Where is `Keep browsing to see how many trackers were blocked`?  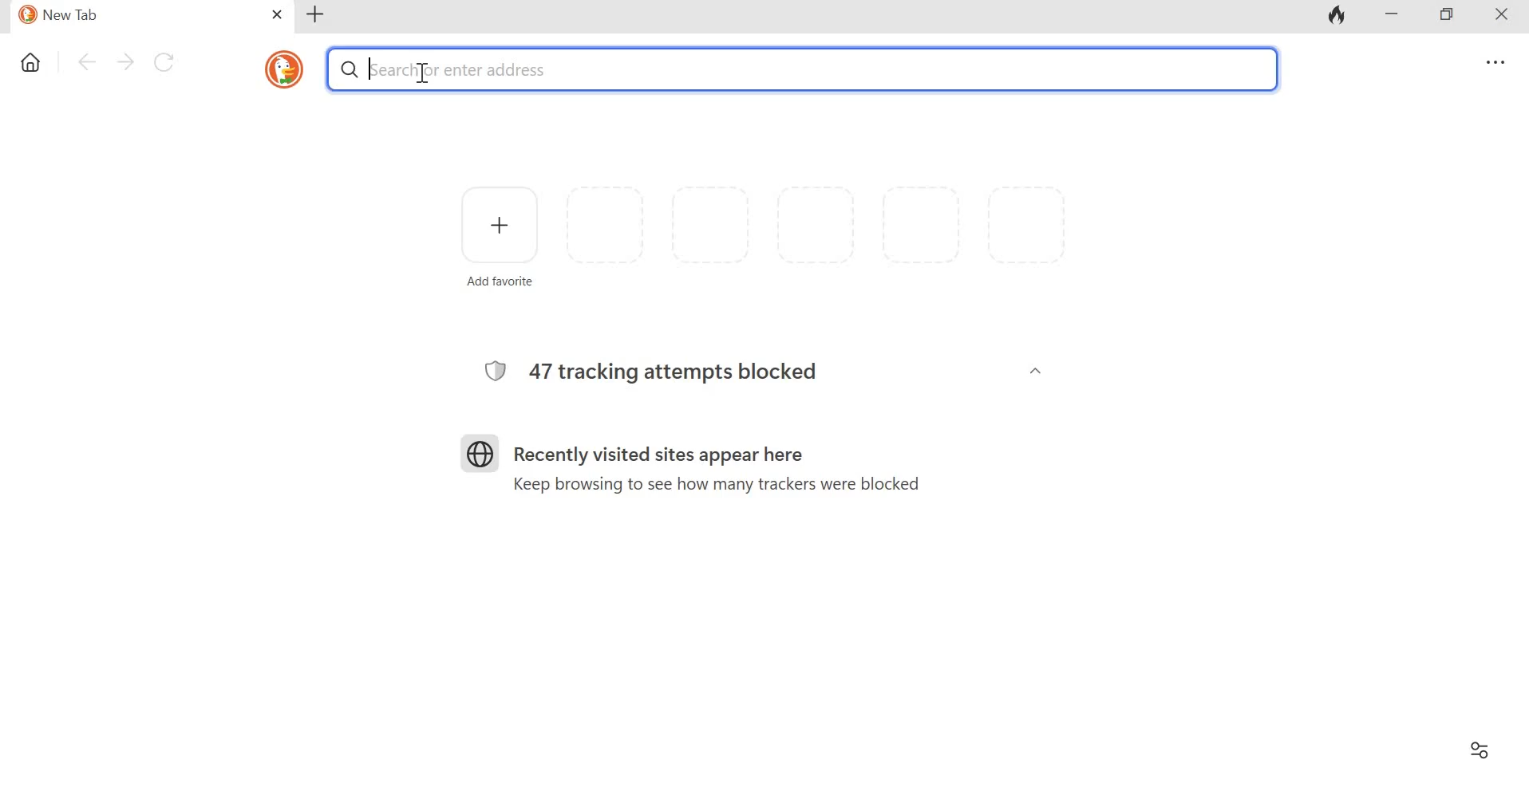 Keep browsing to see how many trackers were blocked is located at coordinates (708, 486).